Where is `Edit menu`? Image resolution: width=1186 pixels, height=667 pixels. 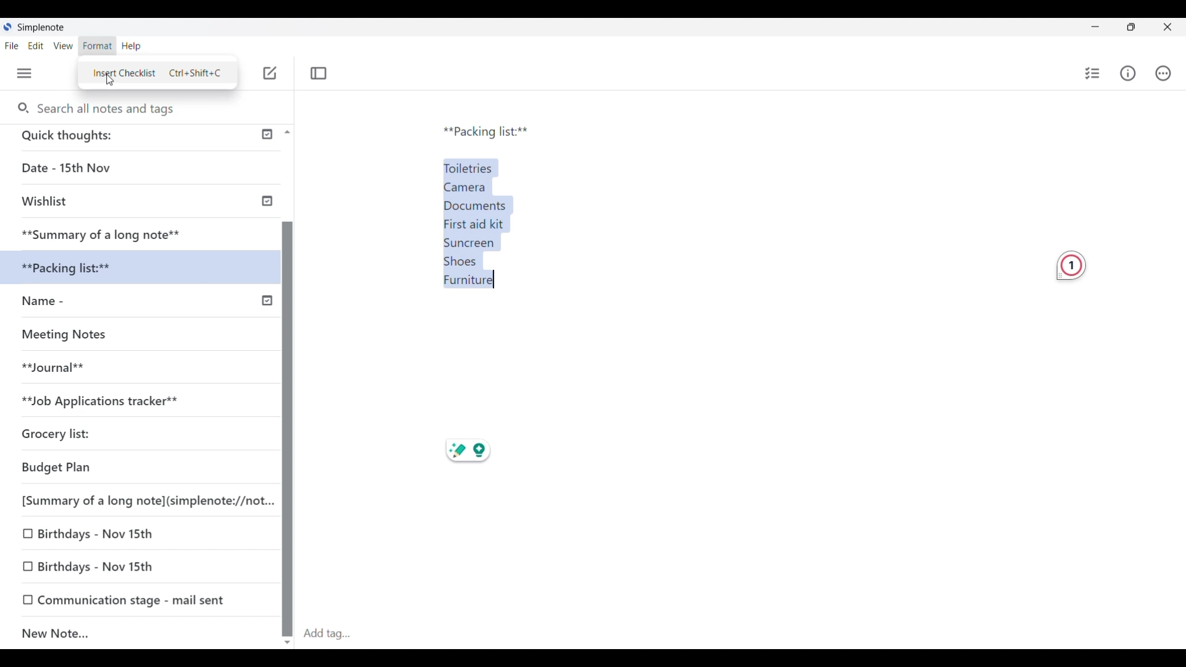 Edit menu is located at coordinates (36, 46).